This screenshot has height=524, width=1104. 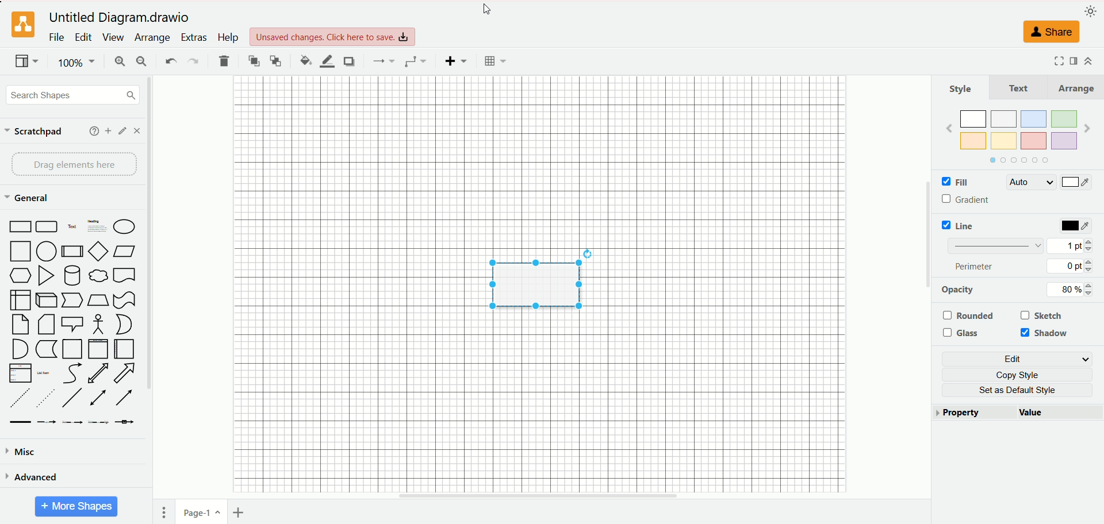 I want to click on fill color, so click(x=305, y=60).